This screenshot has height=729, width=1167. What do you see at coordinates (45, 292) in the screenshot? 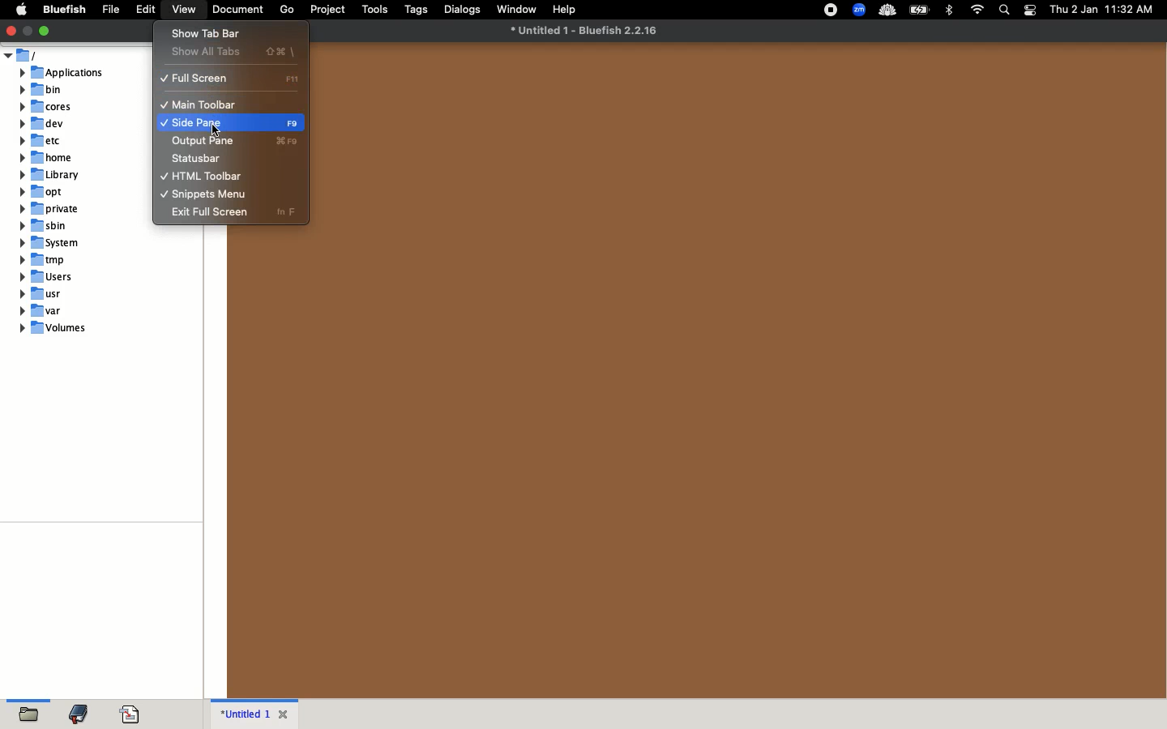
I see `usr` at bounding box center [45, 292].